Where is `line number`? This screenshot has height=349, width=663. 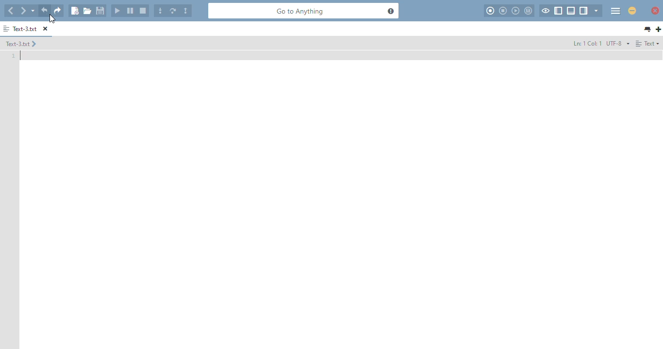
line number is located at coordinates (14, 56).